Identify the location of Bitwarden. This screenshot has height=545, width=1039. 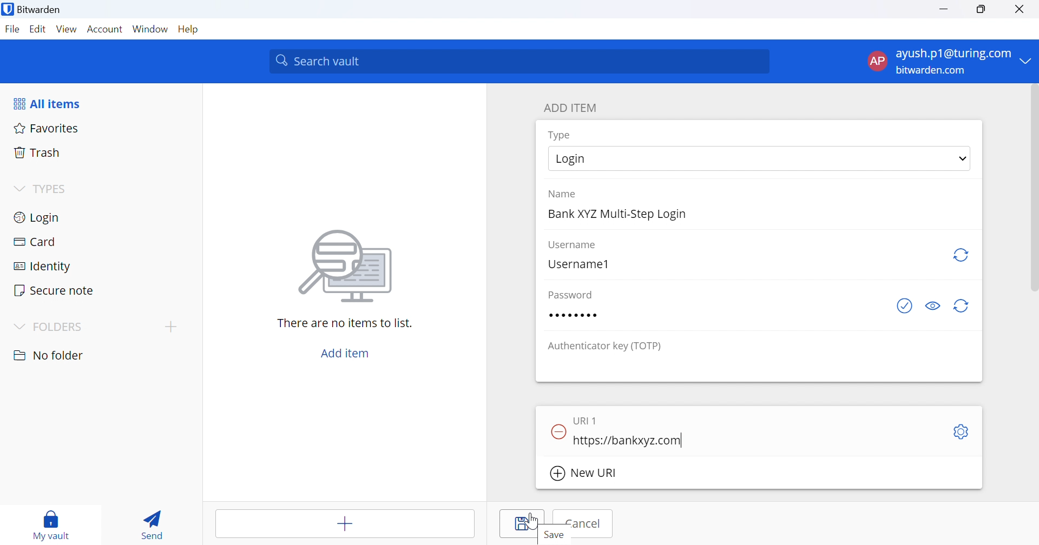
(34, 11).